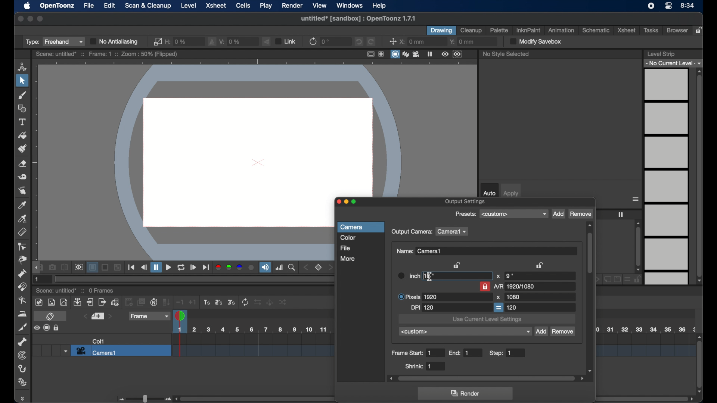  Describe the element at coordinates (513, 297) in the screenshot. I see `1080` at that location.